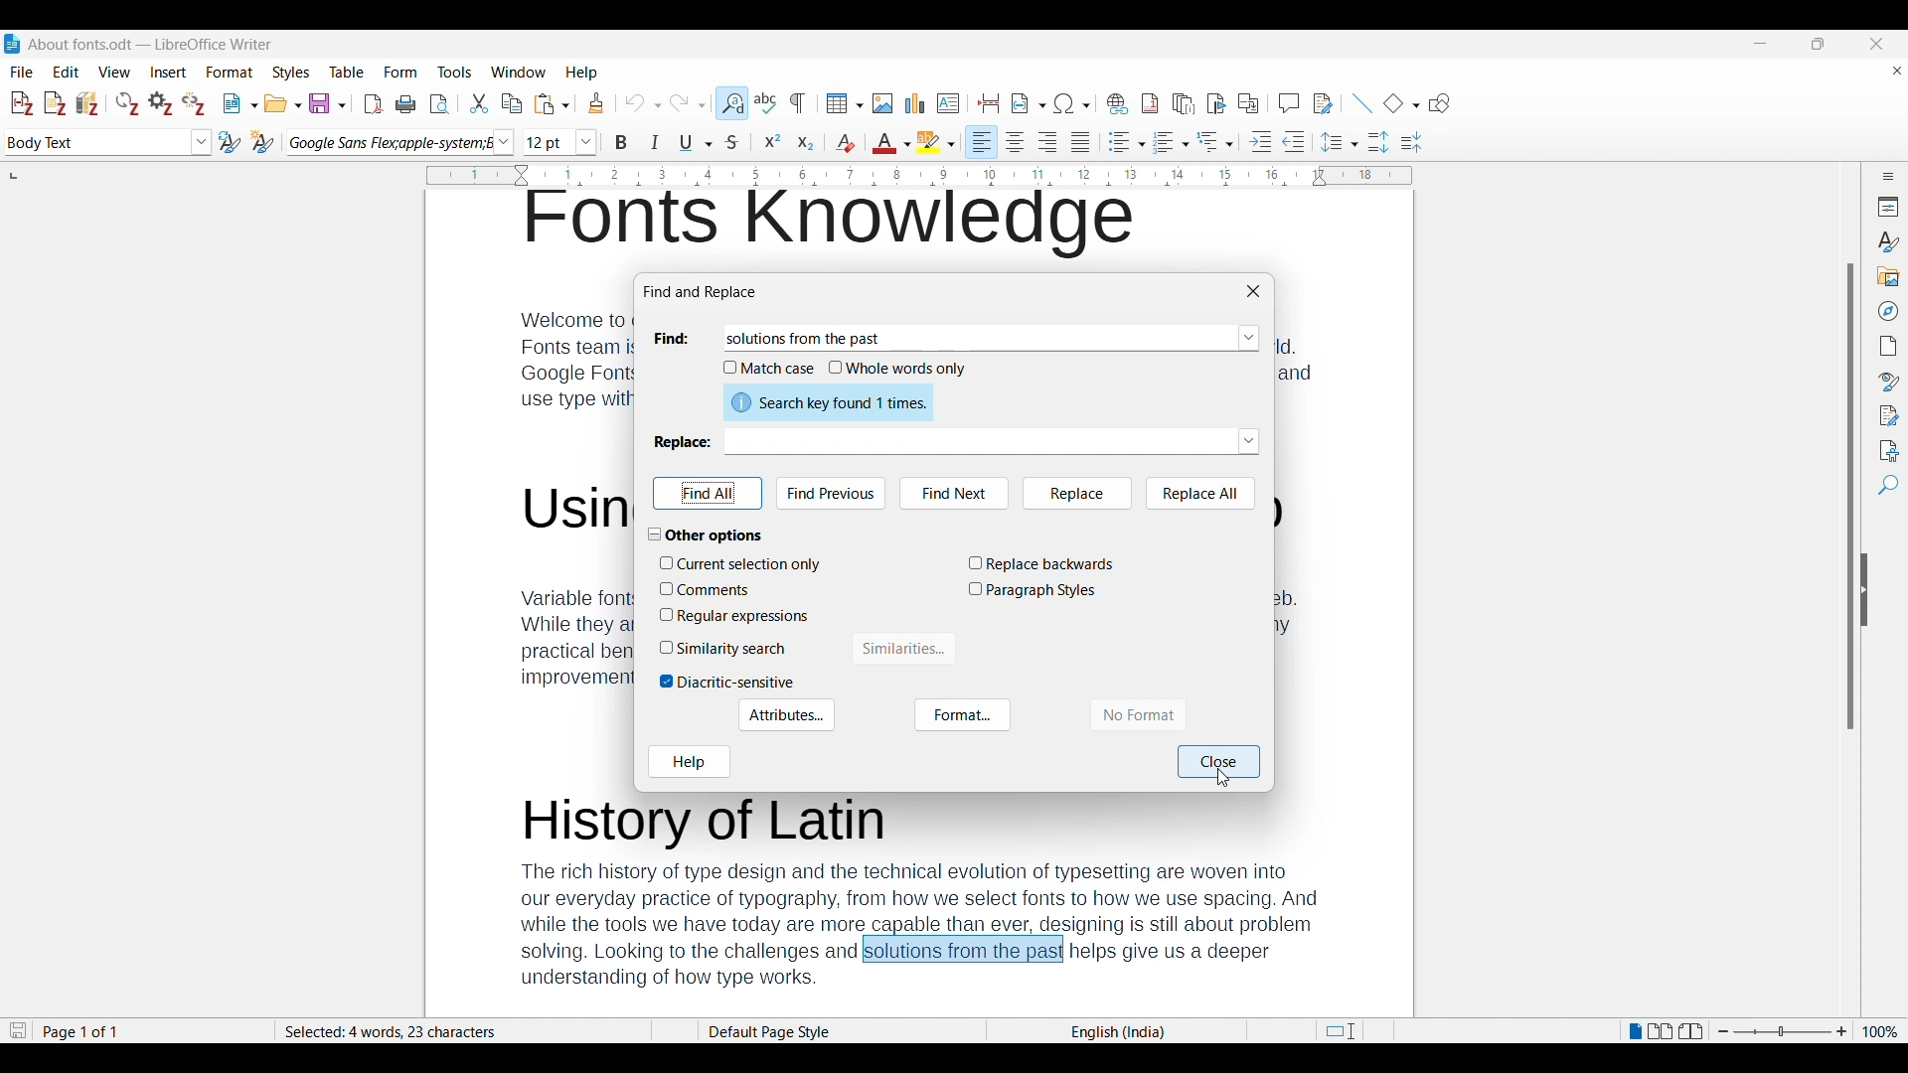  Describe the element at coordinates (1379, 142) in the screenshot. I see `Increase paragraph spacing` at that location.